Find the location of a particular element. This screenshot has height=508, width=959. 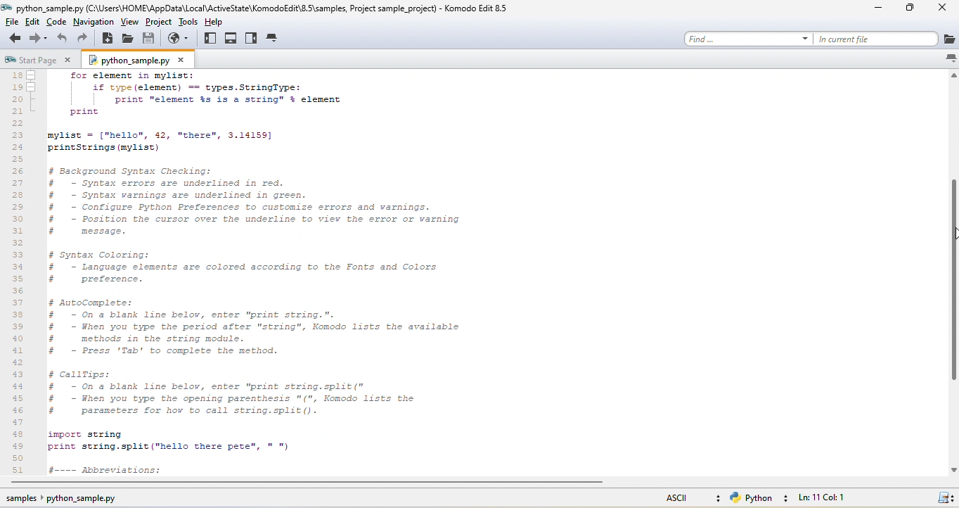

maximize is located at coordinates (915, 10).